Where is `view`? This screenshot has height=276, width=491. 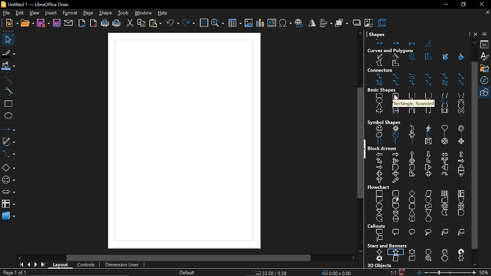
view is located at coordinates (35, 13).